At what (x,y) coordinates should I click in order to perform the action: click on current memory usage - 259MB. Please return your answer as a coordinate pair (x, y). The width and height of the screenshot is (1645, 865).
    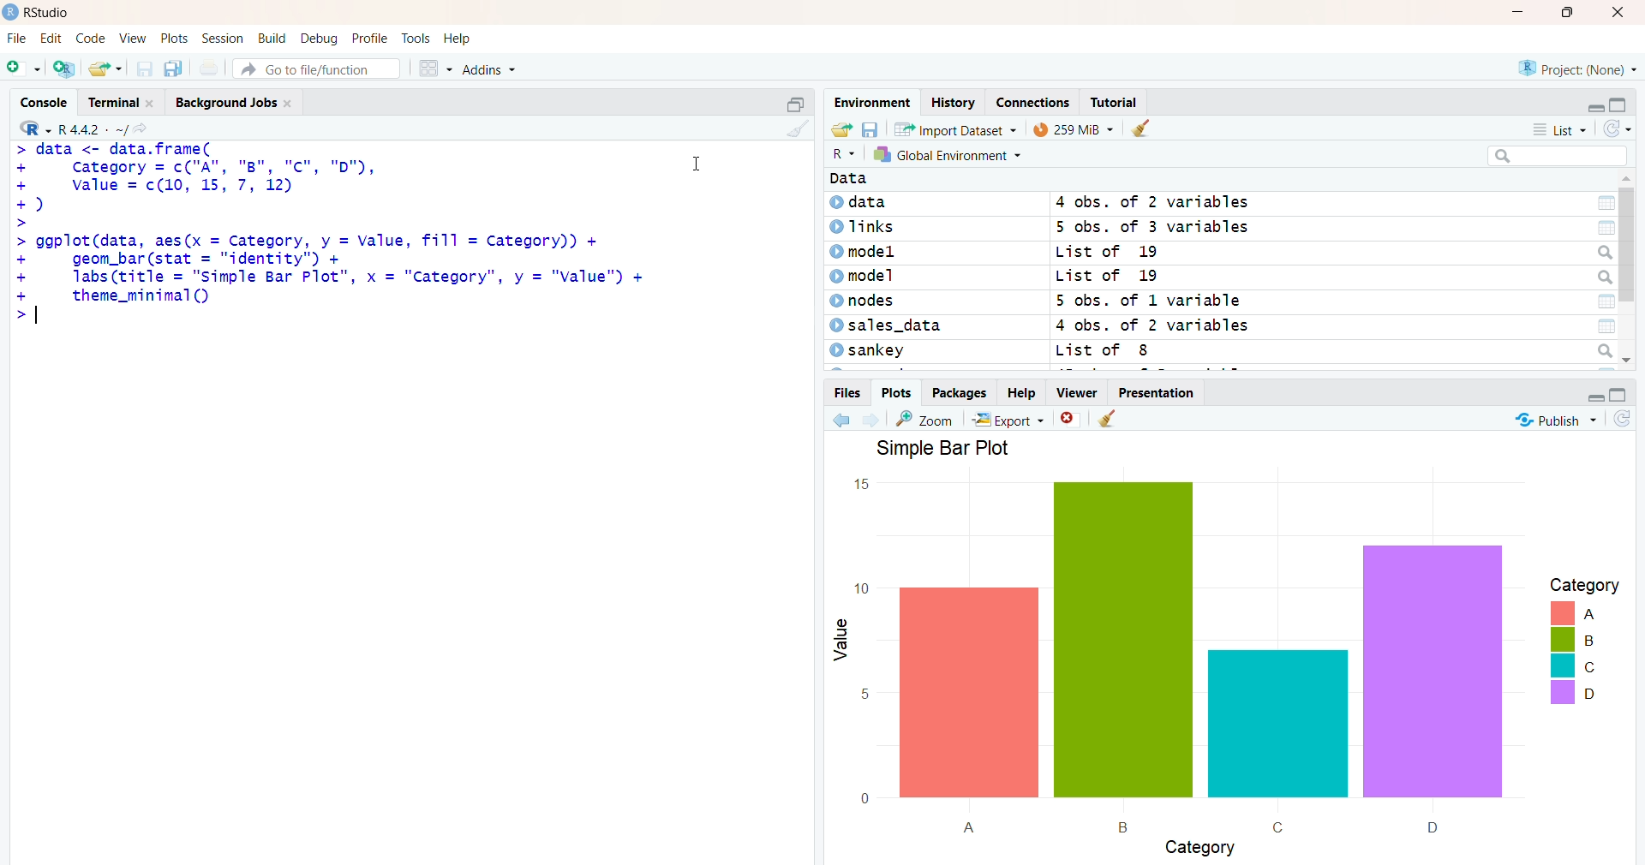
    Looking at the image, I should click on (1071, 130).